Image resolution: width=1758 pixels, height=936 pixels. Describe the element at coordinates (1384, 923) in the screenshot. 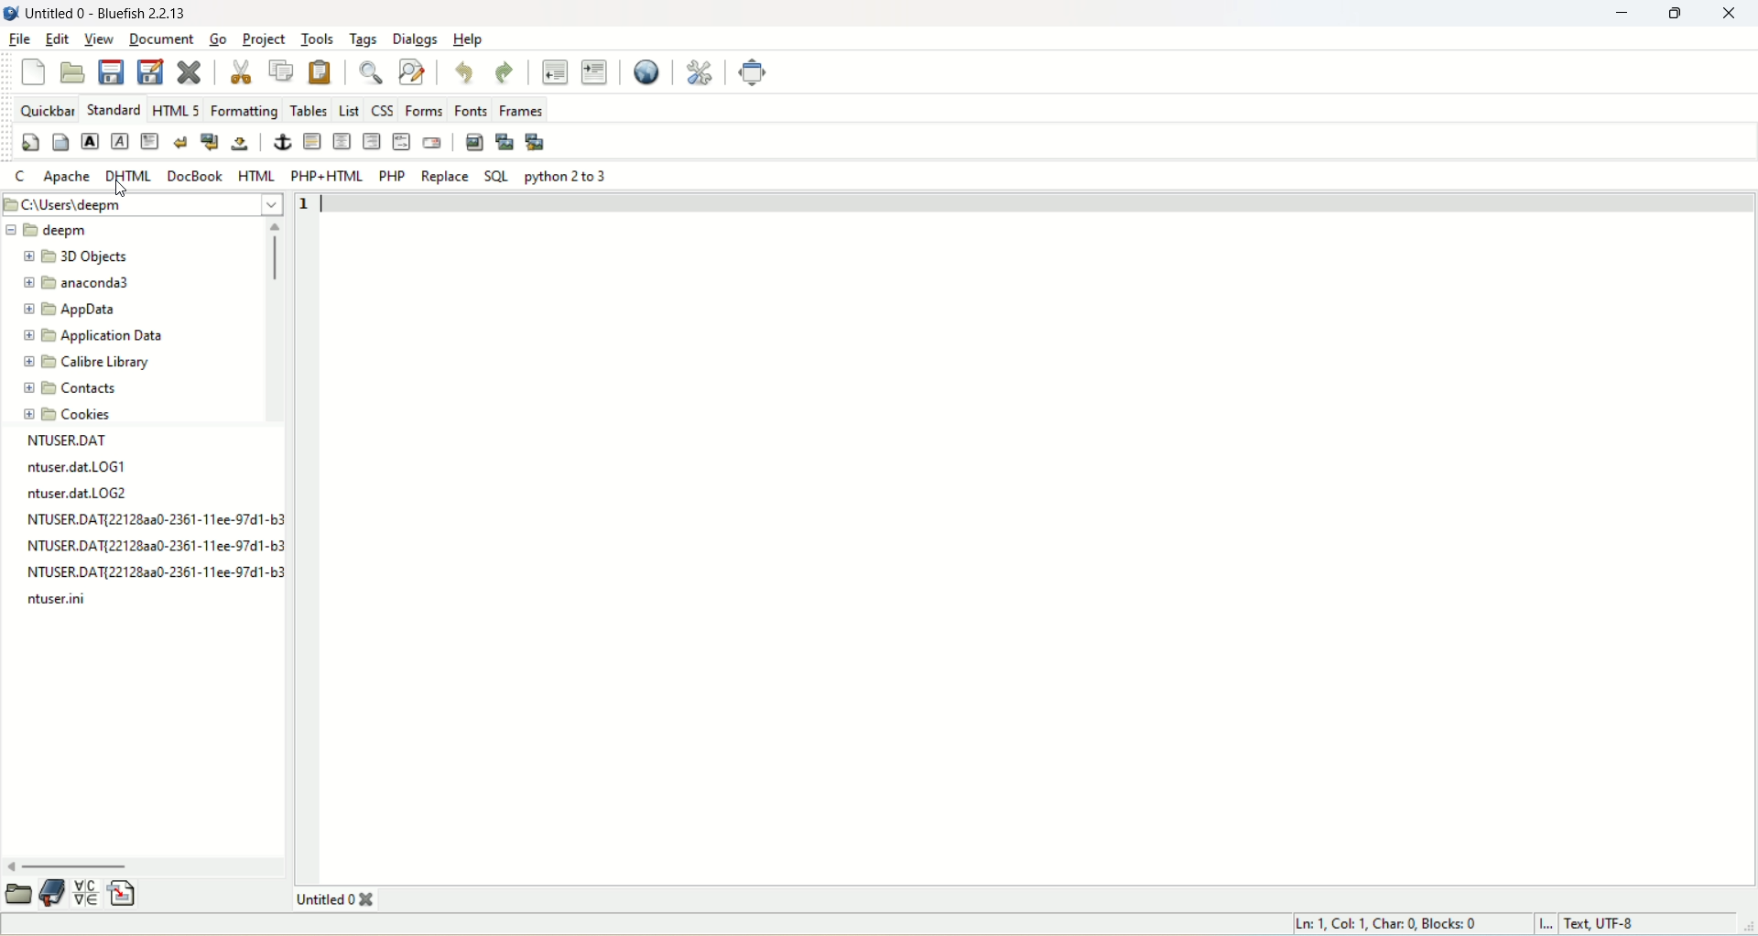

I see `ln, col, char, blocks` at that location.